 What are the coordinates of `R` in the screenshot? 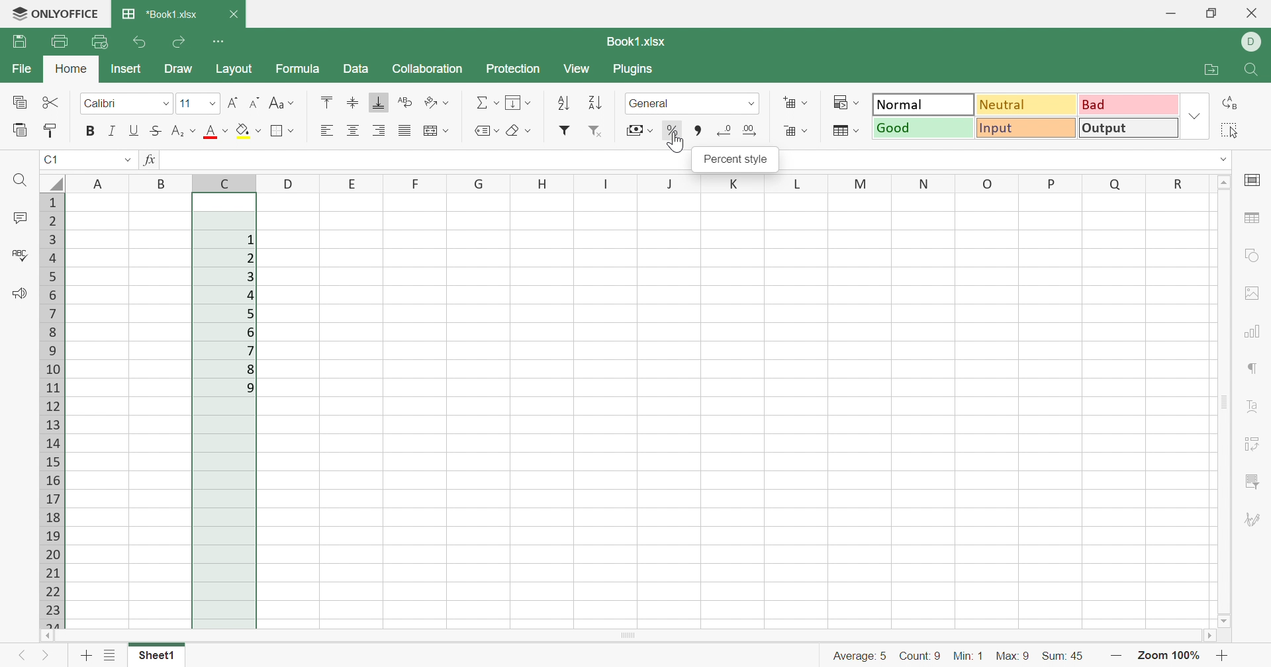 It's located at (1172, 184).